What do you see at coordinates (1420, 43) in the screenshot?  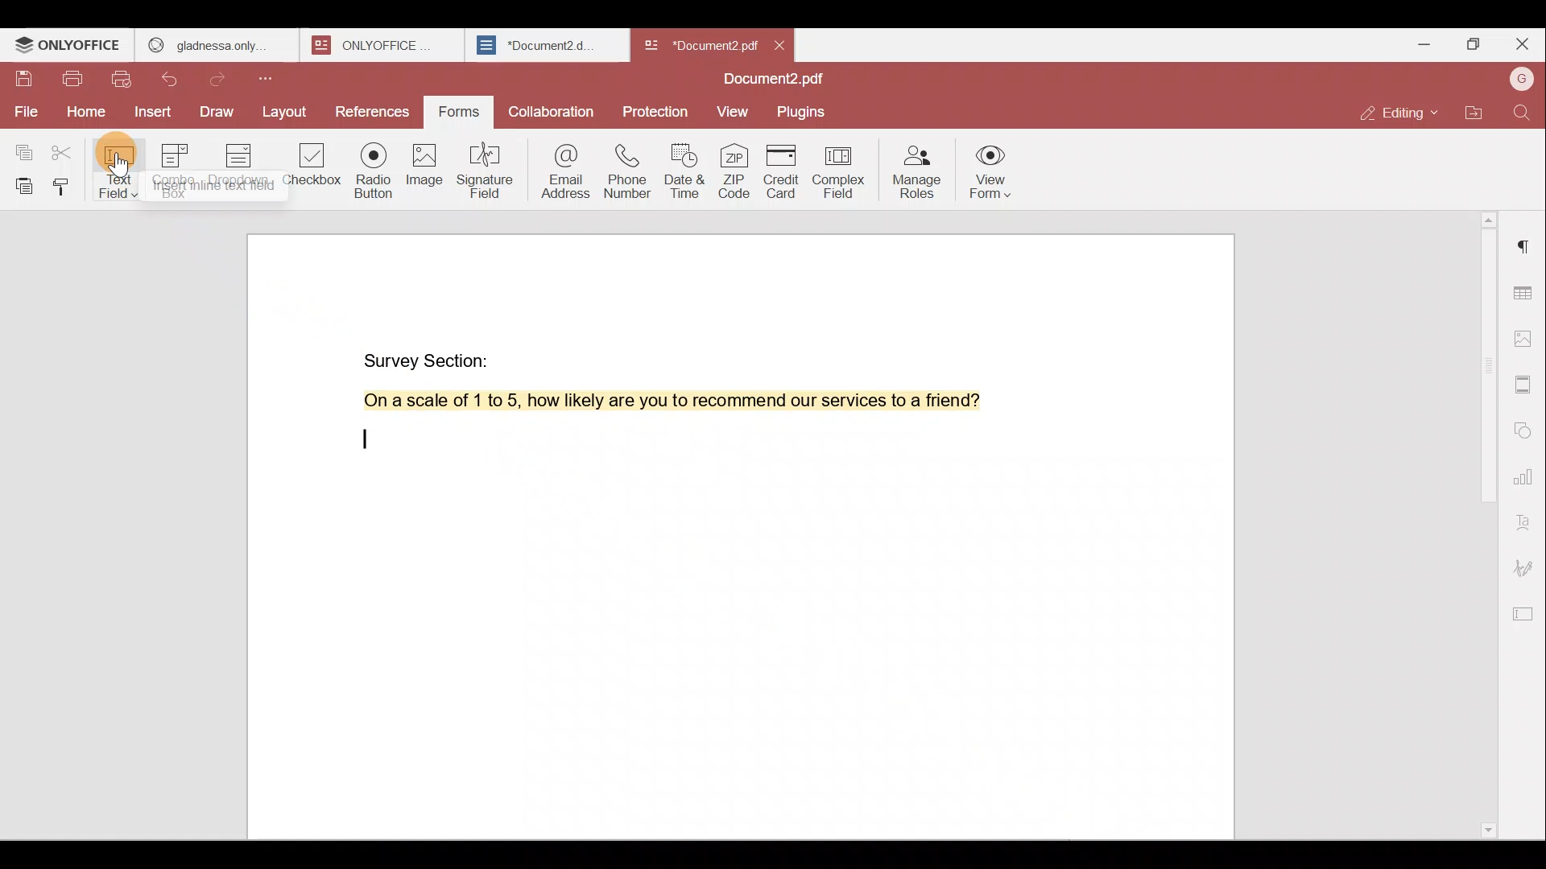 I see `Minimize` at bounding box center [1420, 43].